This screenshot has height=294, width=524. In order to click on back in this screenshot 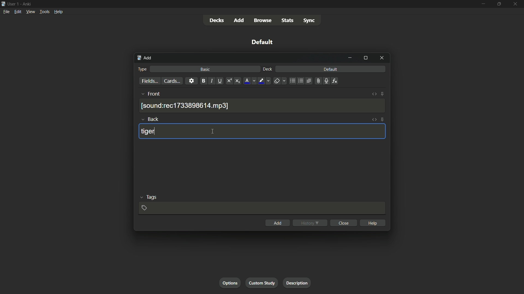, I will do `click(154, 119)`.